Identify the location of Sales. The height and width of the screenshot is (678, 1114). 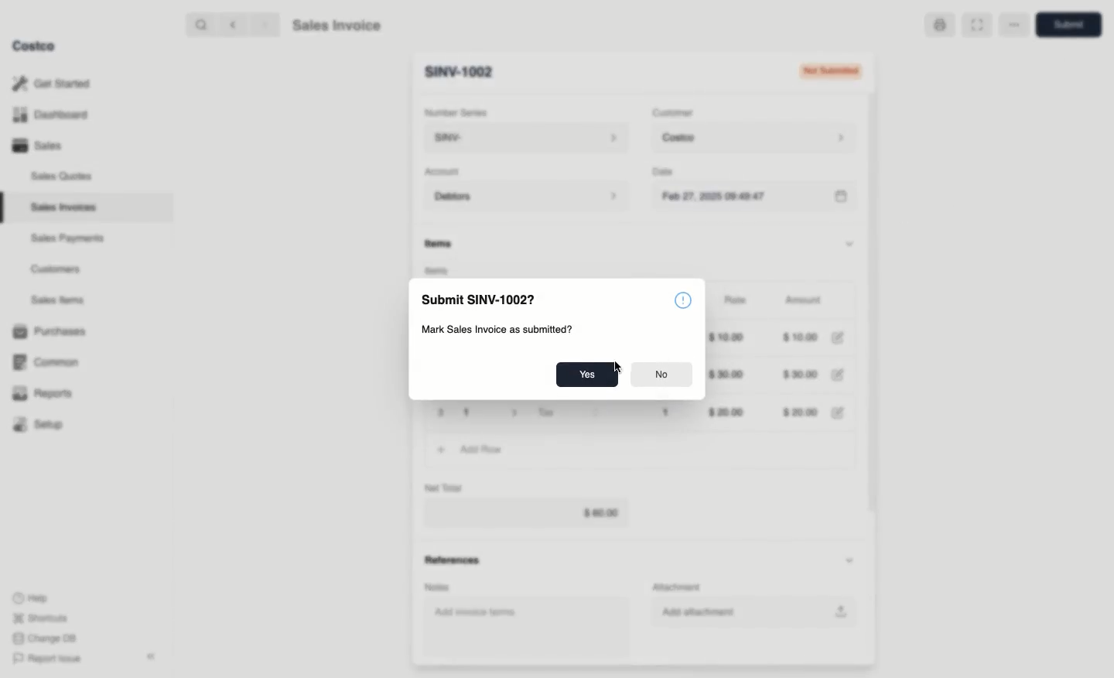
(36, 145).